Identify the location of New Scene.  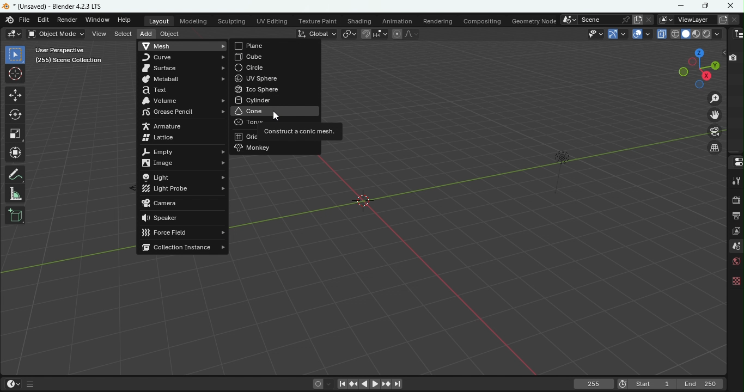
(637, 19).